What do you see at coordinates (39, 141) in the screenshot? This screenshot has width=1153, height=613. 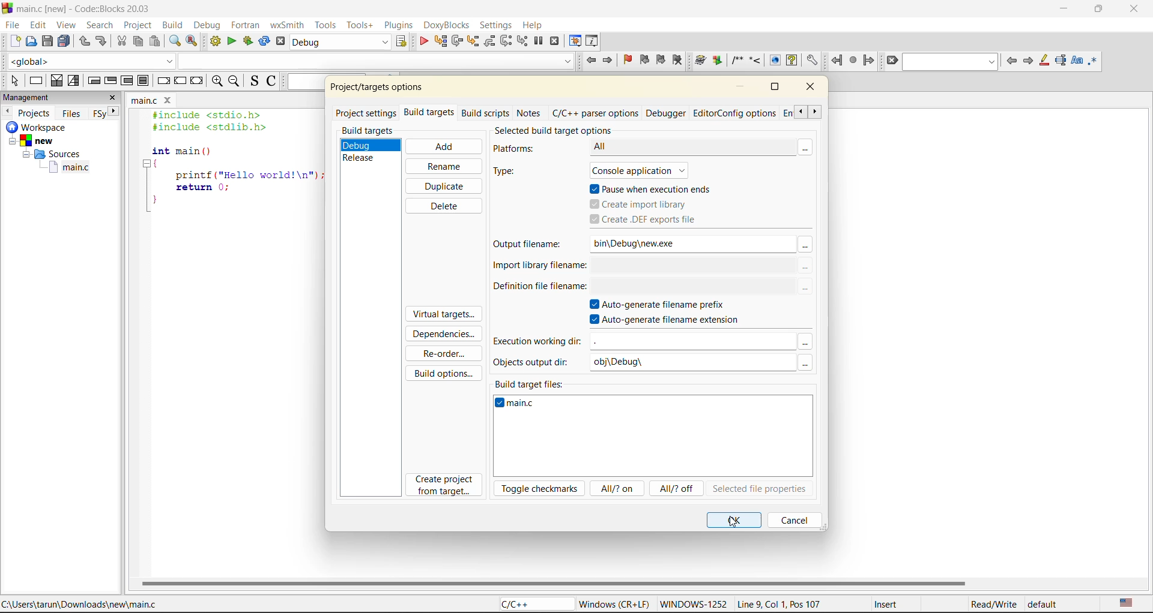 I see `New` at bounding box center [39, 141].